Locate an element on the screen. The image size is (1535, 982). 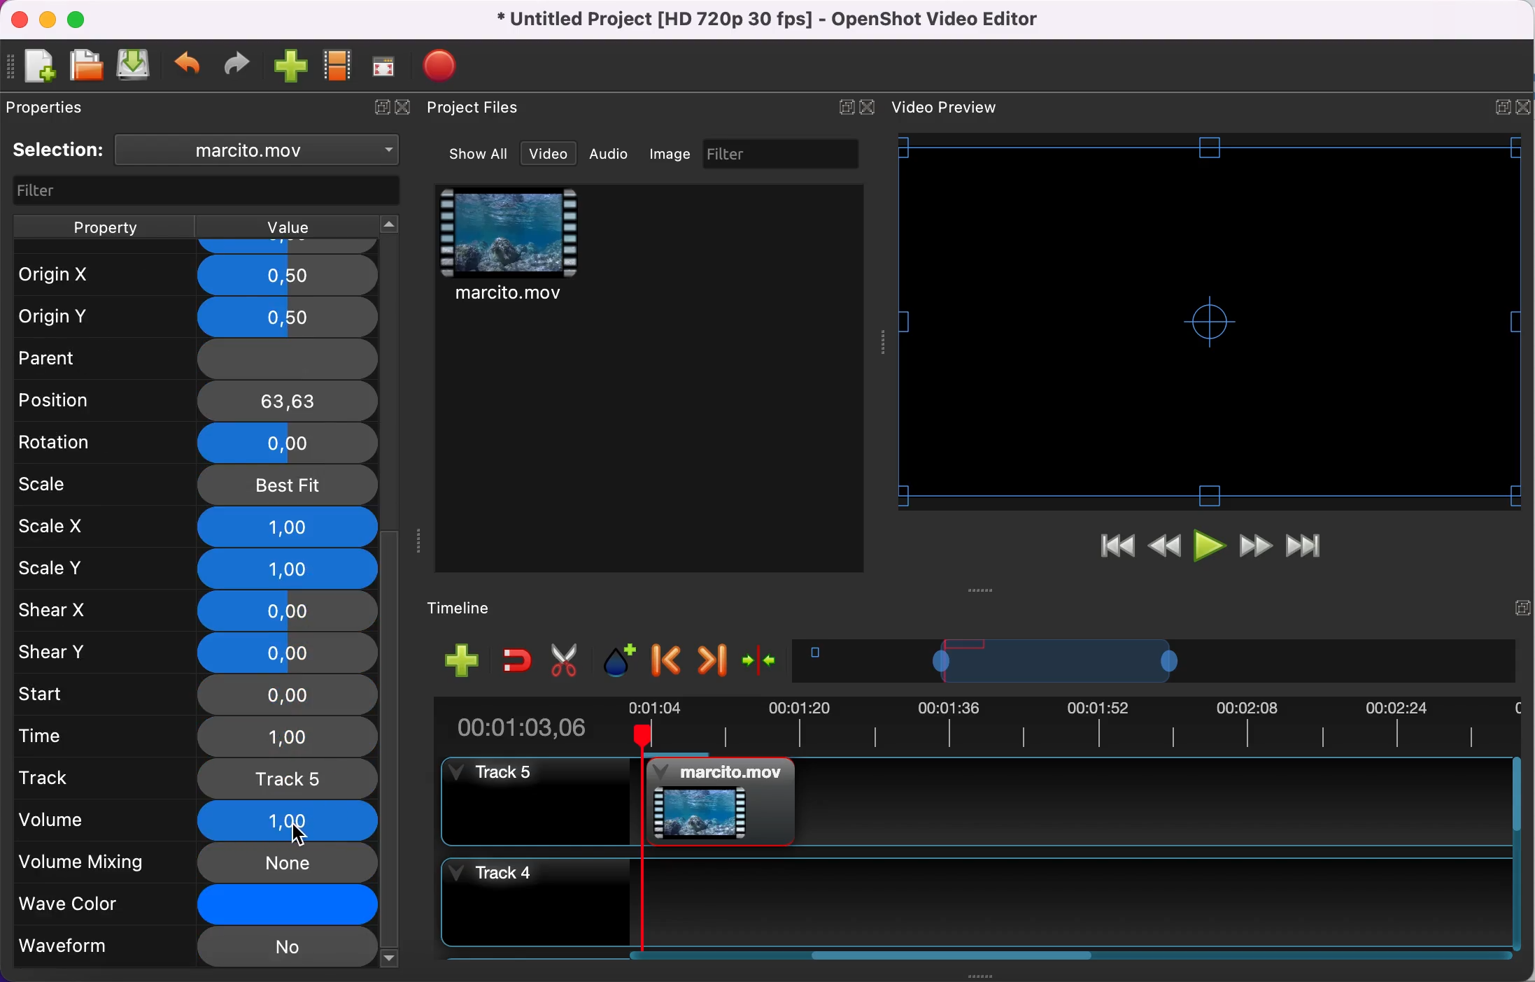
video is located at coordinates (511, 248).